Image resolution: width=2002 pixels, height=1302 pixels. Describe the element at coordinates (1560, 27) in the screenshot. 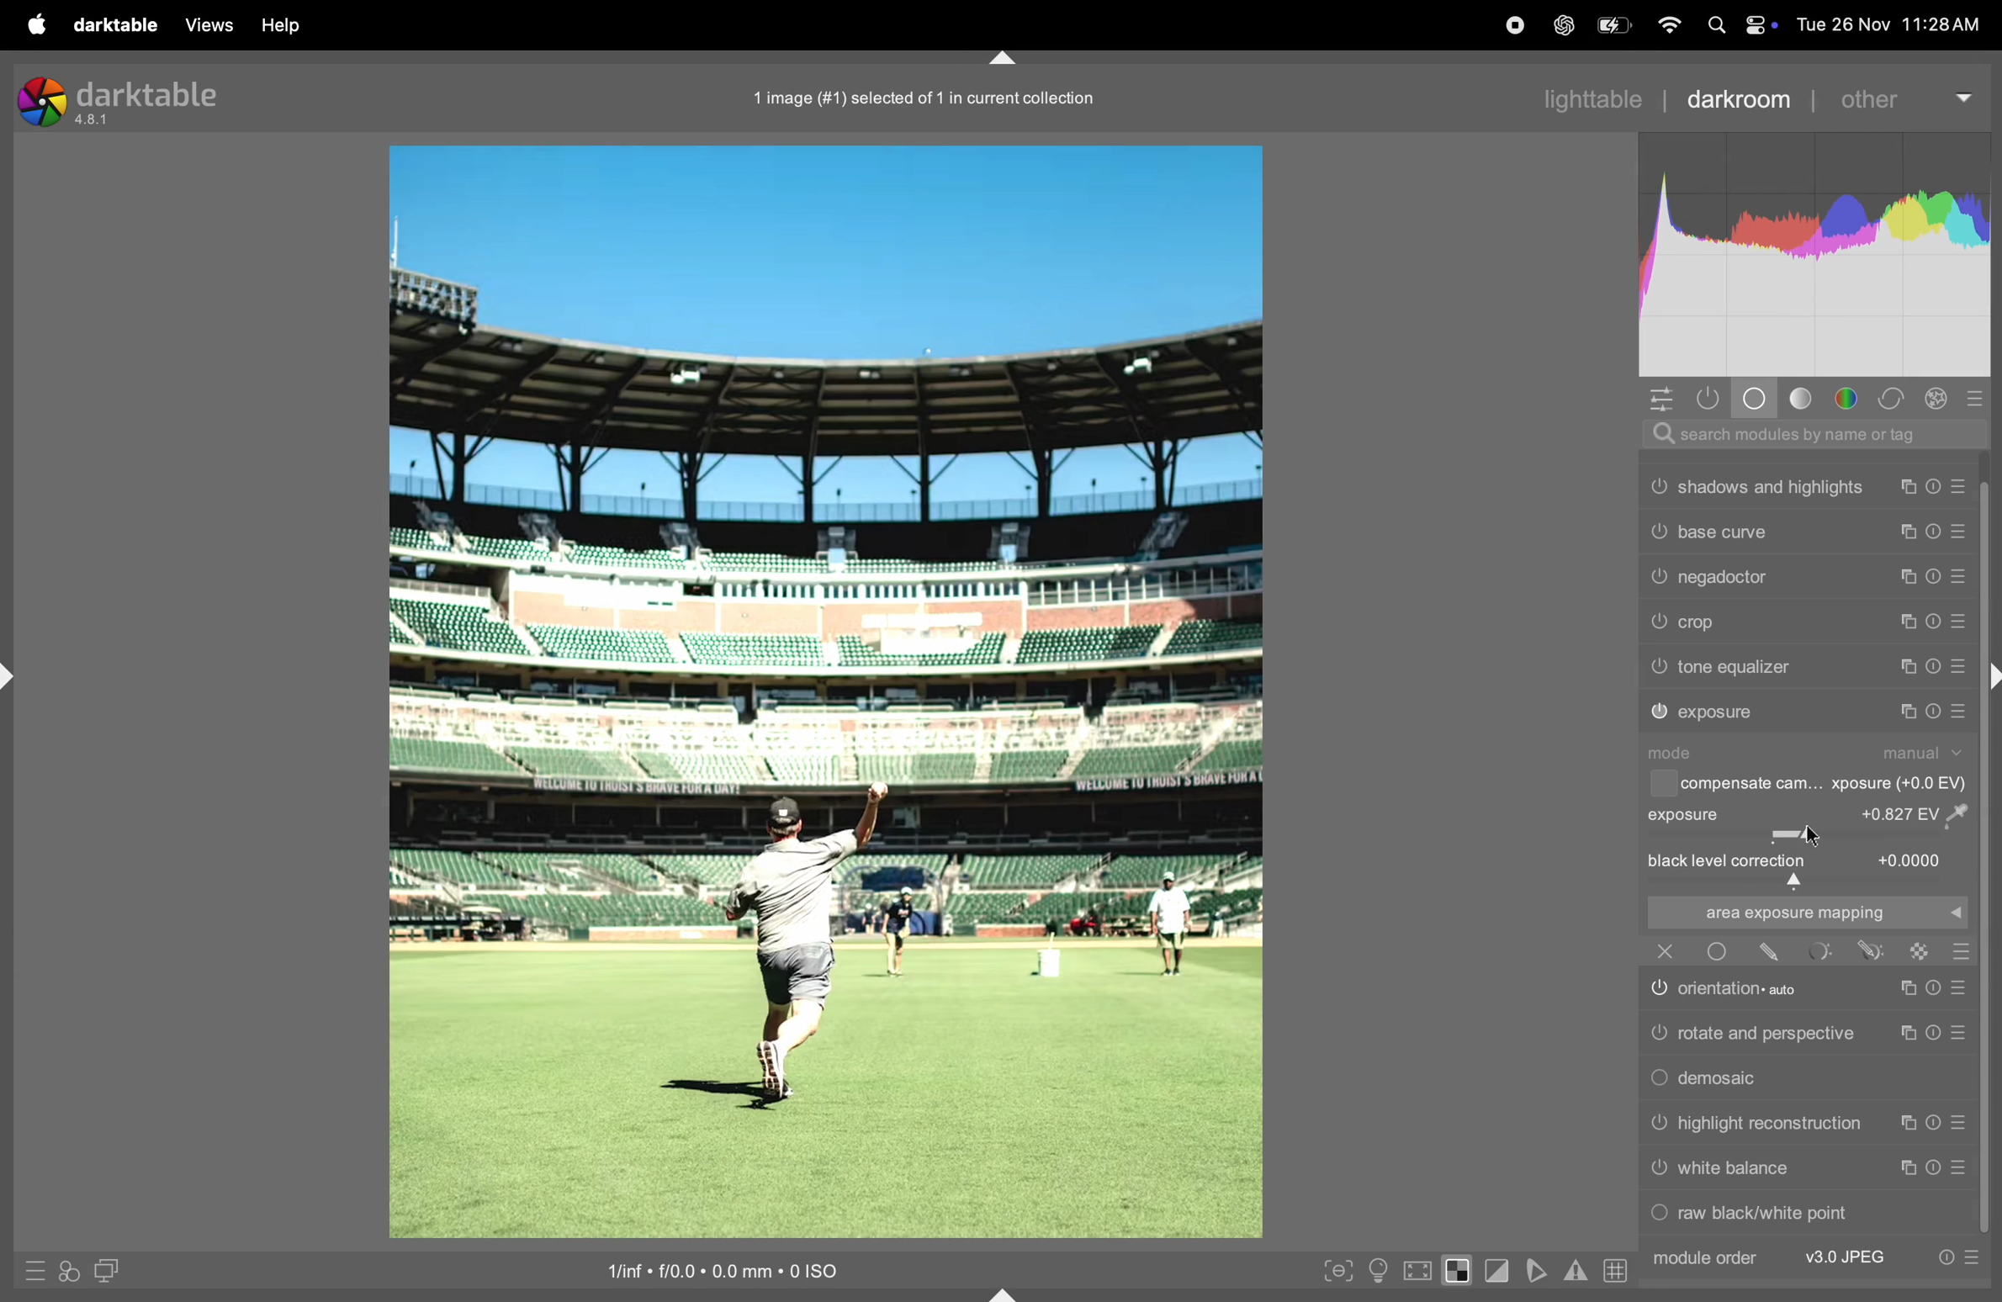

I see `chatgpt` at that location.